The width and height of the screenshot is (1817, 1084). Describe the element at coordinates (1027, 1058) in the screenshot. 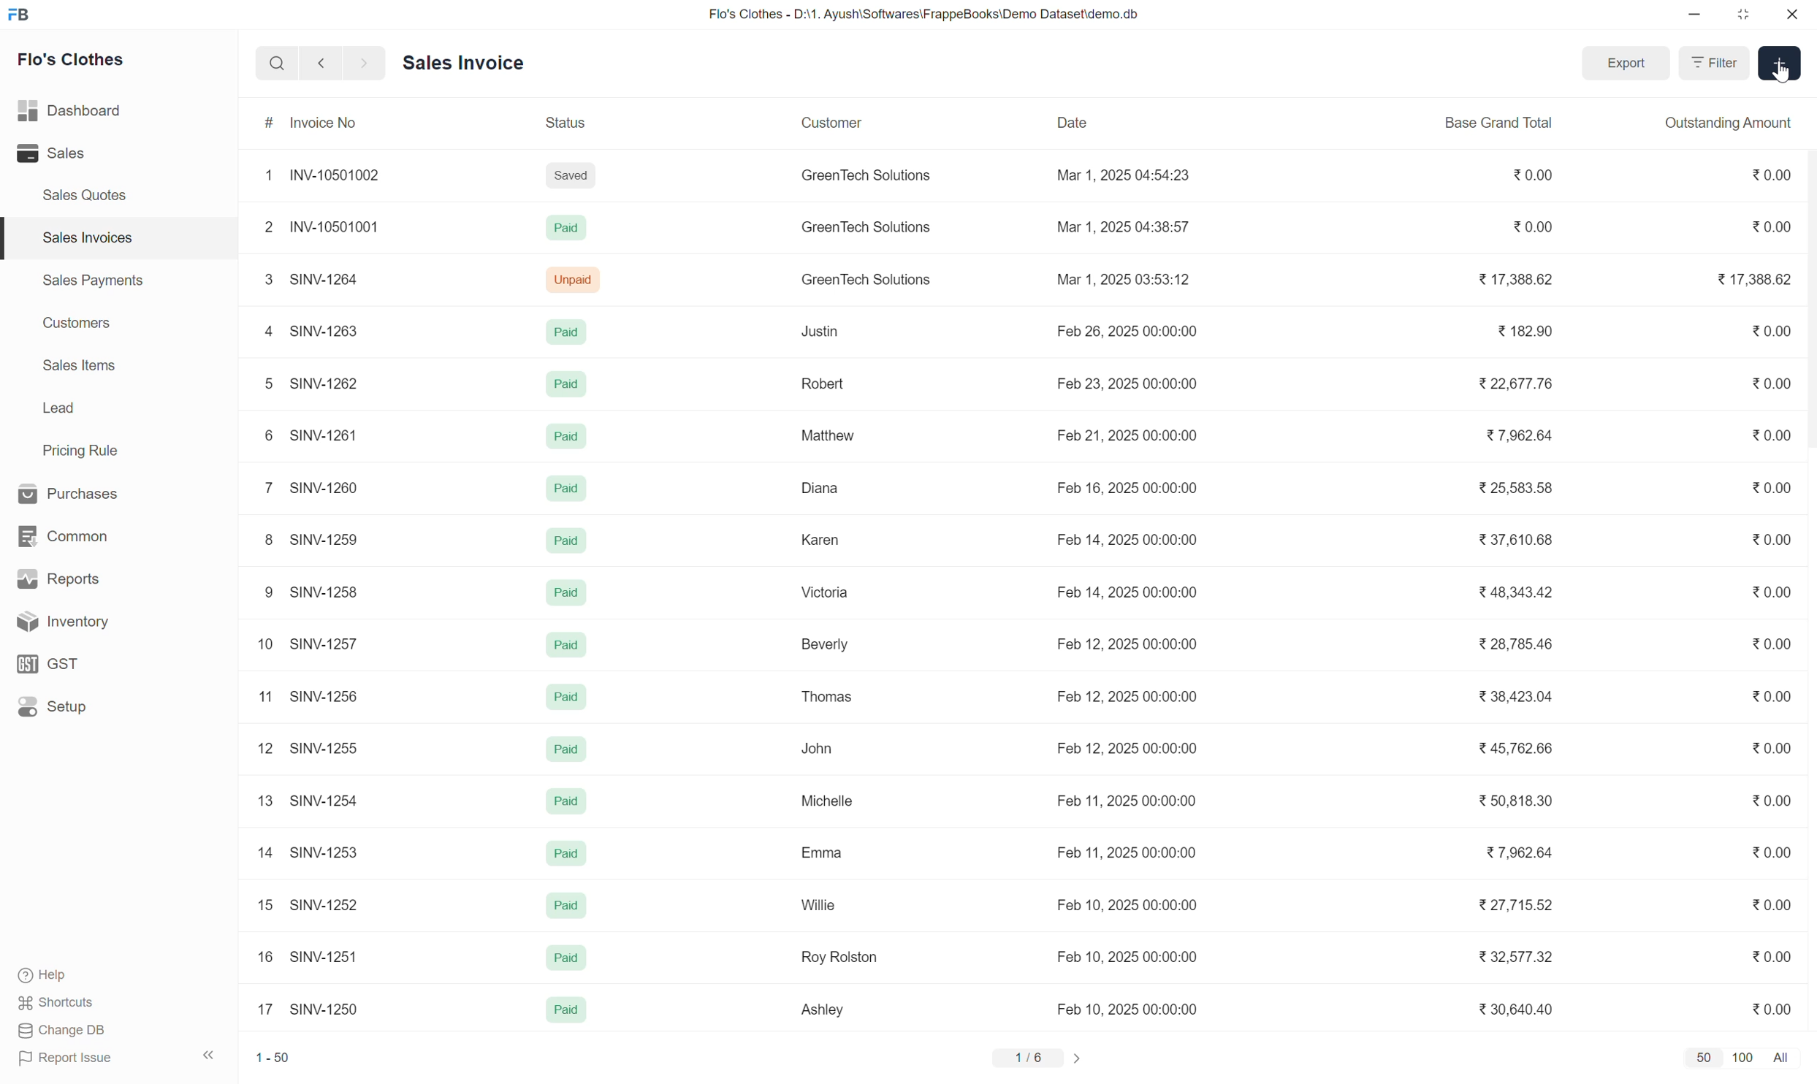

I see `current page 1/6` at that location.